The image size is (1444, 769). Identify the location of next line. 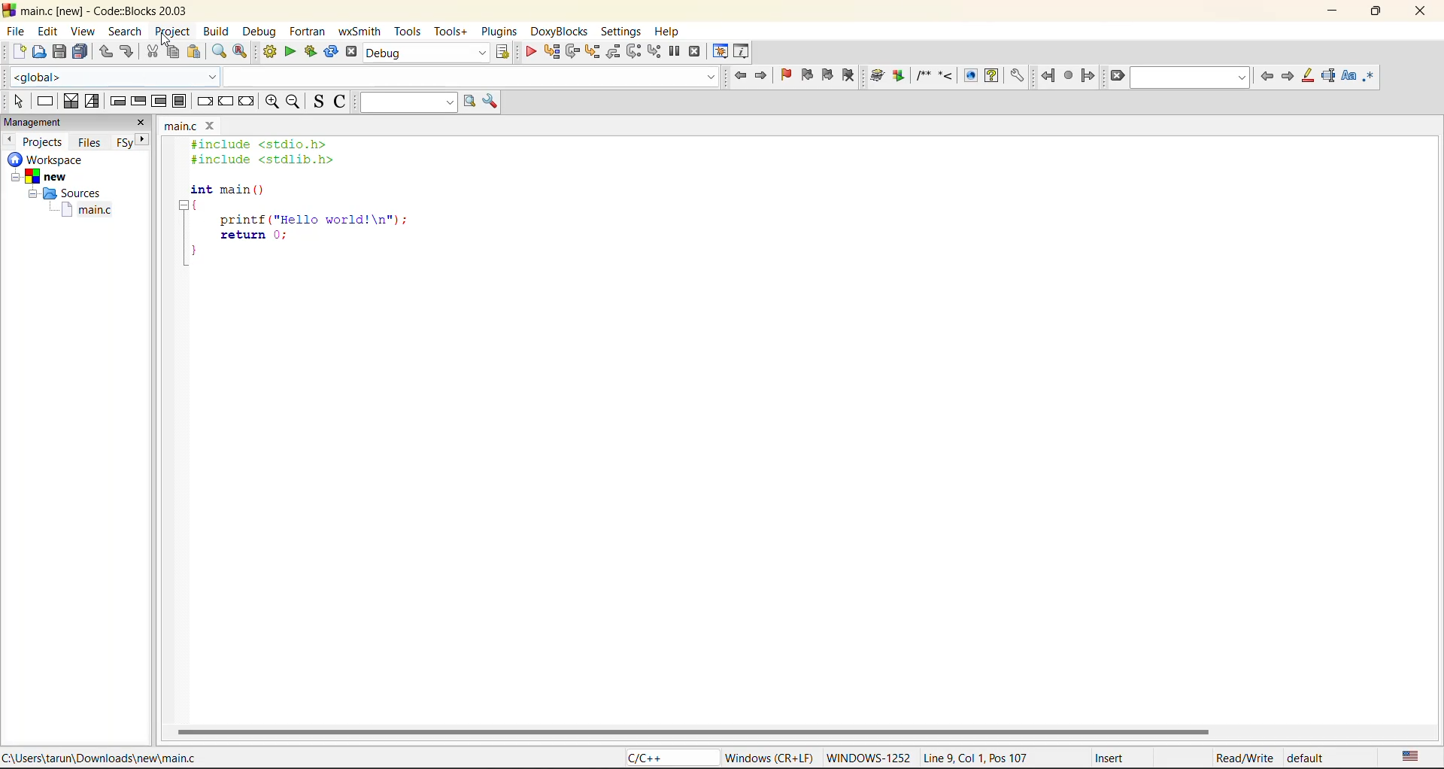
(572, 50).